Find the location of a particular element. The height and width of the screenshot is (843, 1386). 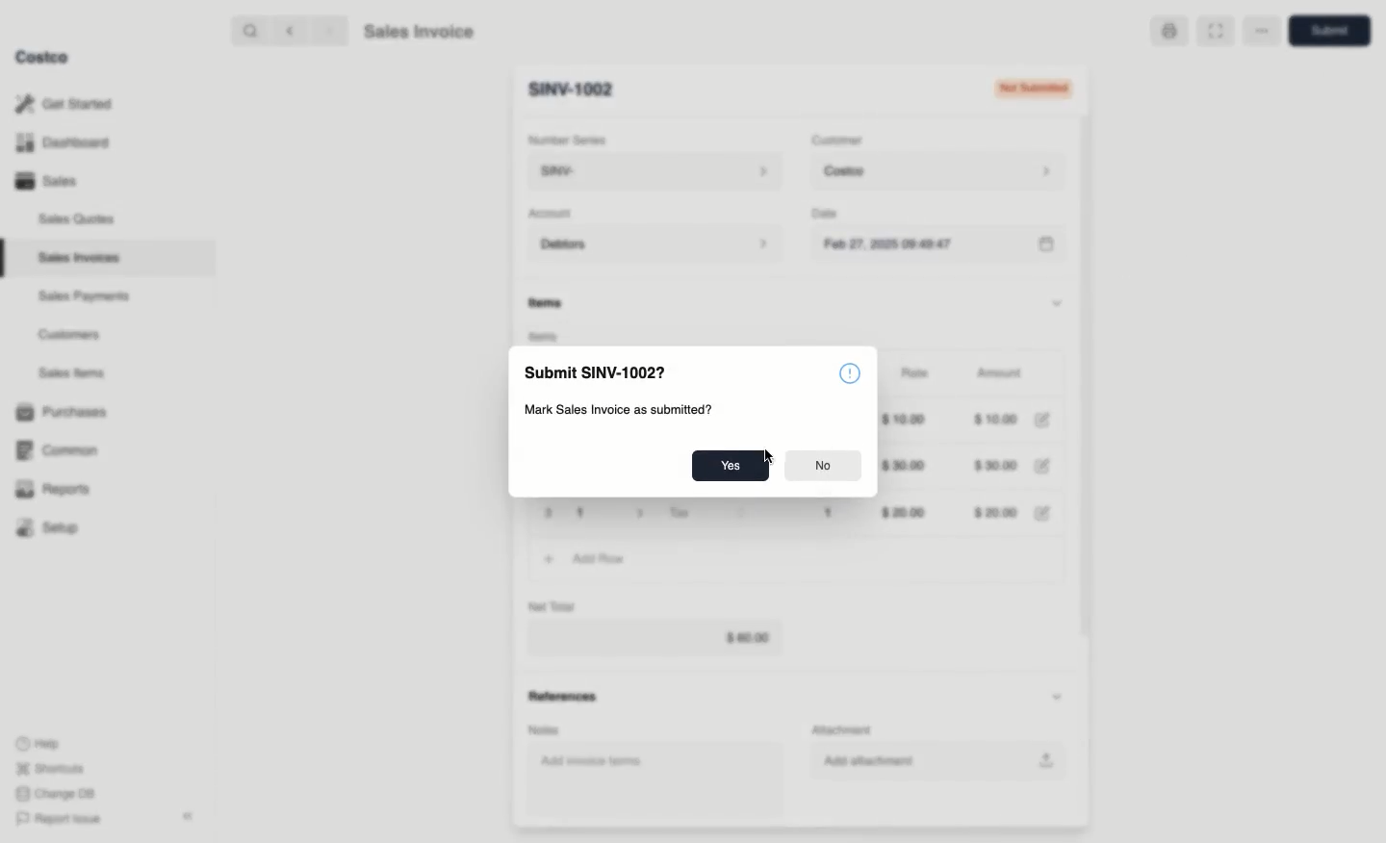

backward is located at coordinates (286, 30).